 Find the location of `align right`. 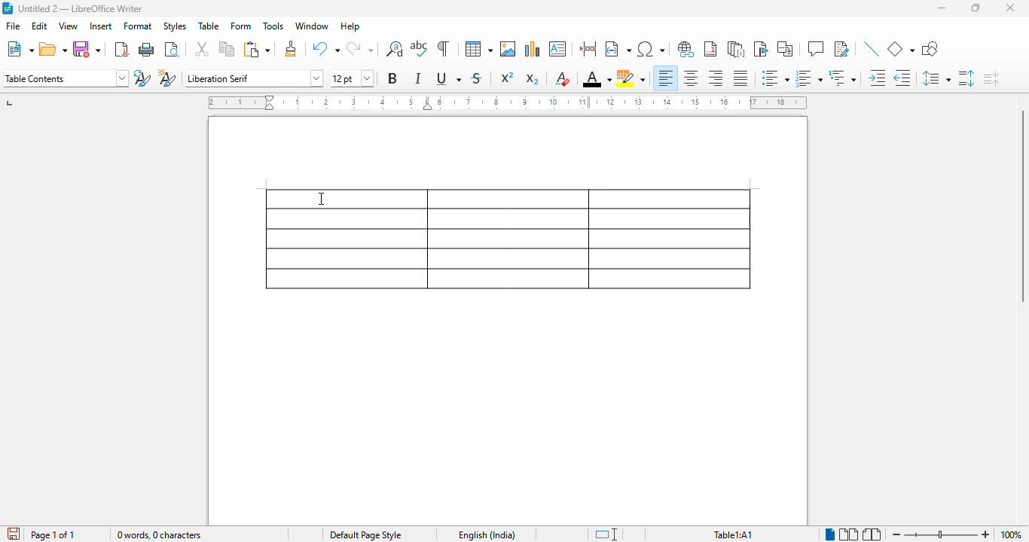

align right is located at coordinates (714, 78).